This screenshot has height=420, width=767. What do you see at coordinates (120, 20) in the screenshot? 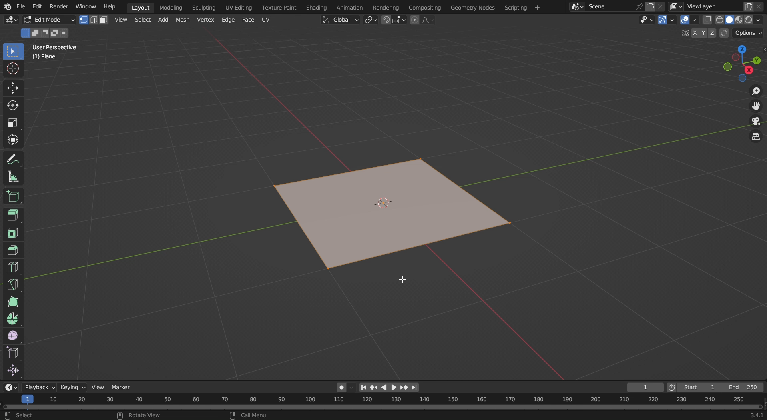
I see `View` at bounding box center [120, 20].